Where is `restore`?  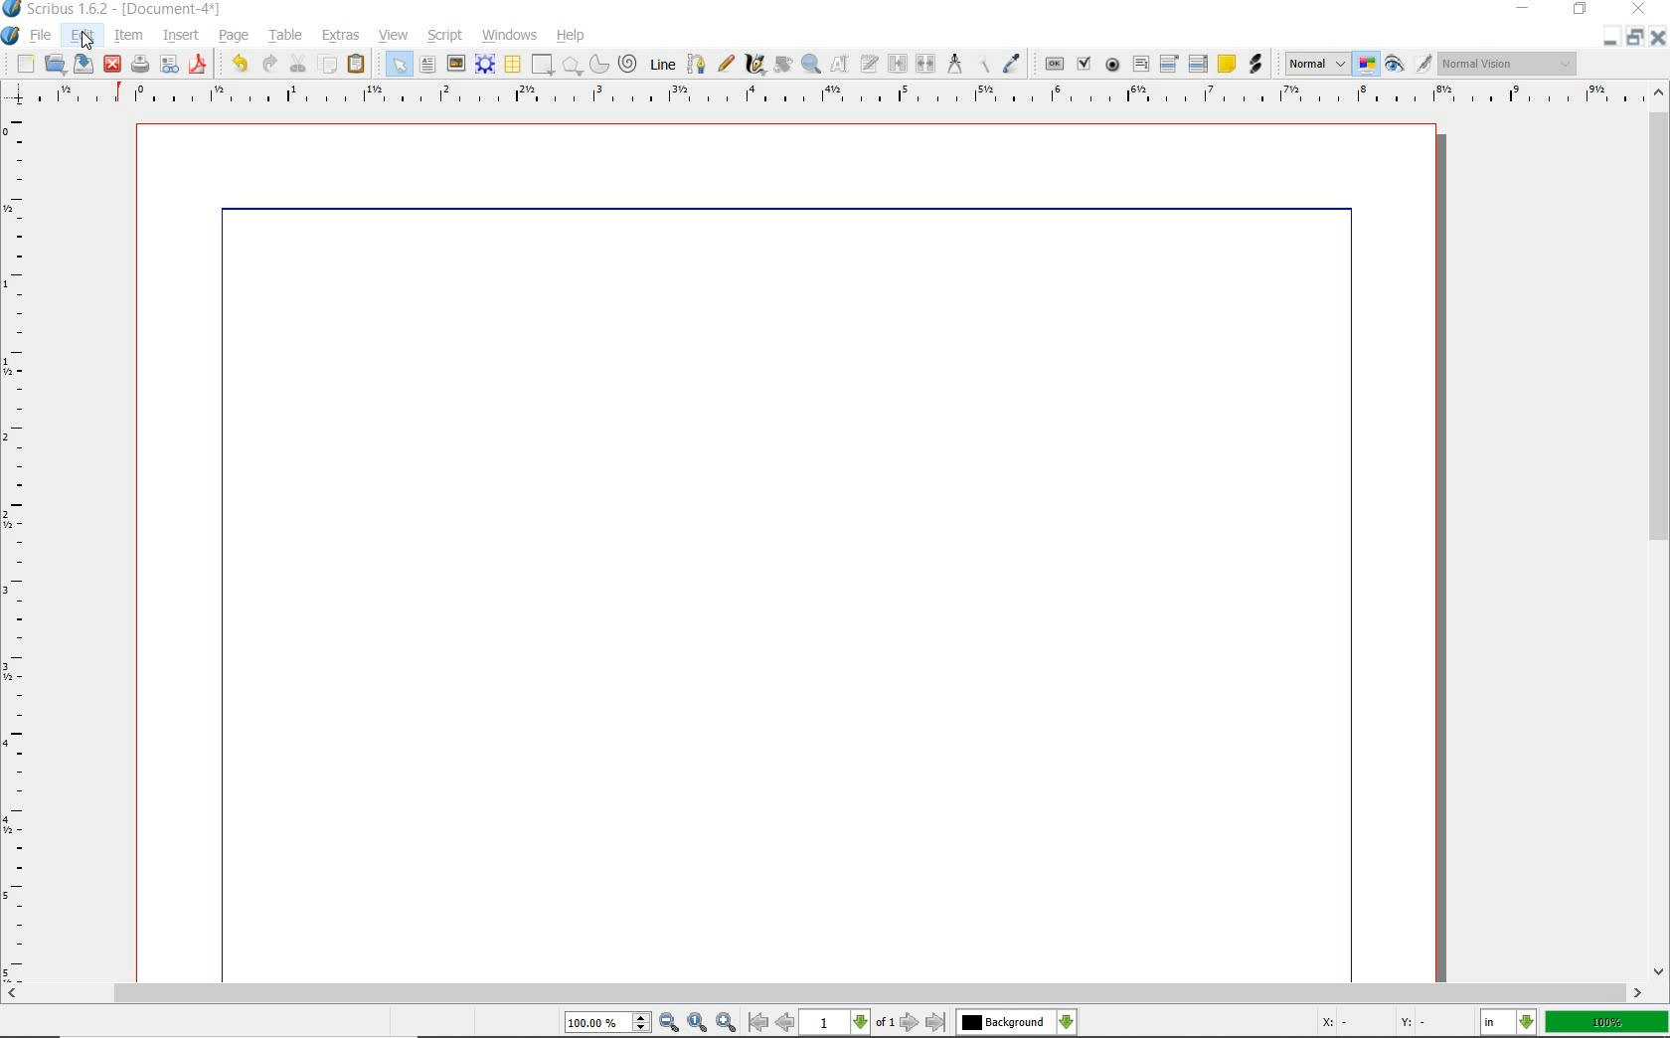
restore is located at coordinates (1638, 38).